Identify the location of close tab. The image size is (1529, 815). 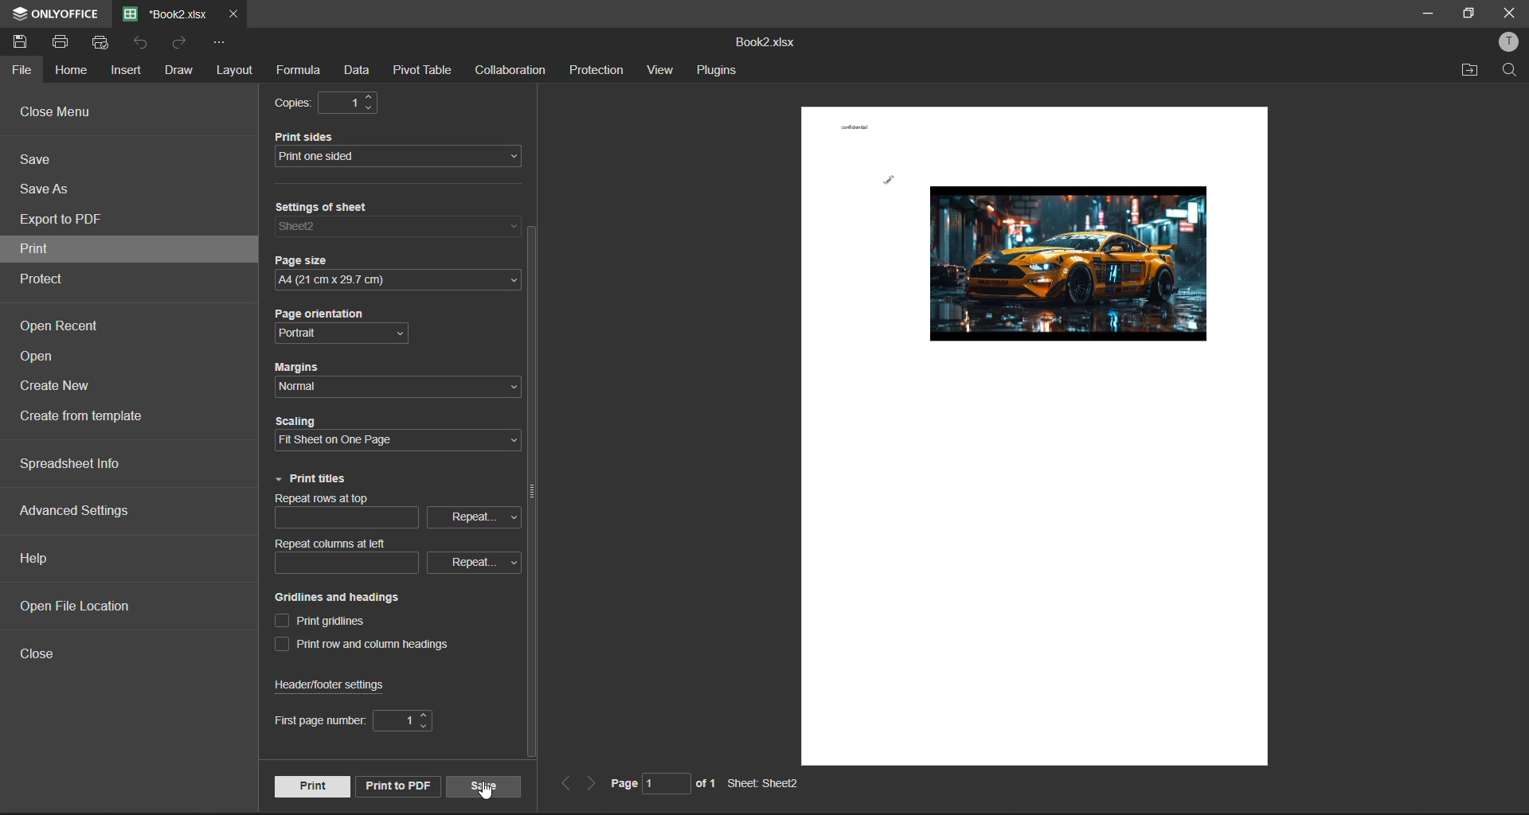
(232, 16).